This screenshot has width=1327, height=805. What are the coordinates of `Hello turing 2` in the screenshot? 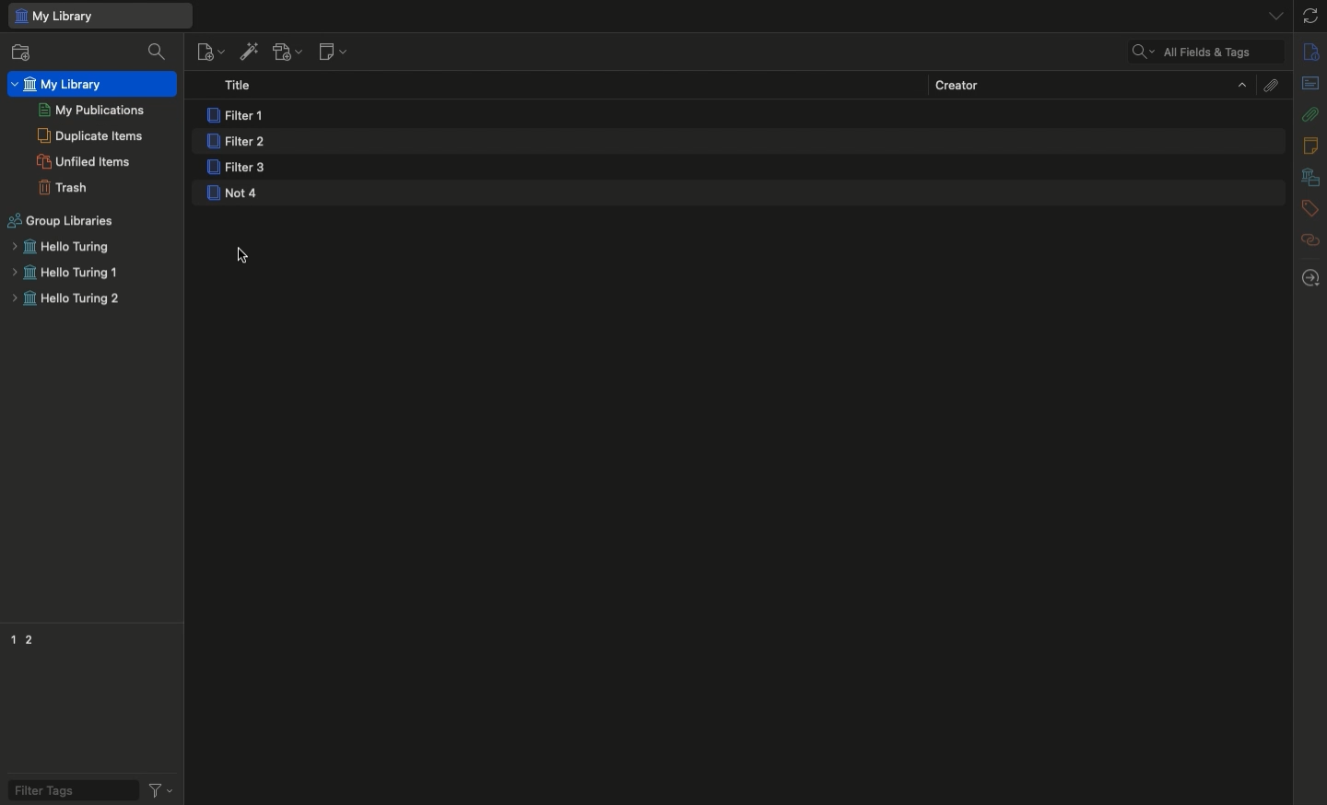 It's located at (64, 303).